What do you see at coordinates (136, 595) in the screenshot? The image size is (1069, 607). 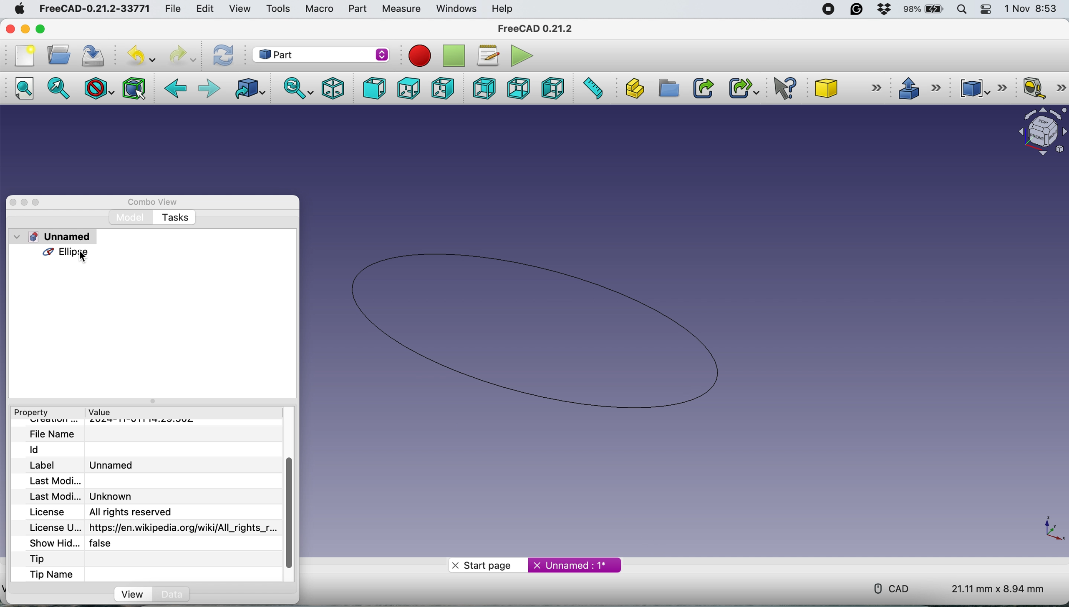 I see `view` at bounding box center [136, 595].